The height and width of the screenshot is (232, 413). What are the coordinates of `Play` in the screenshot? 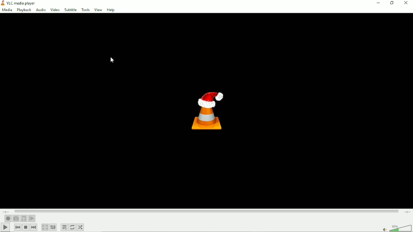 It's located at (5, 227).